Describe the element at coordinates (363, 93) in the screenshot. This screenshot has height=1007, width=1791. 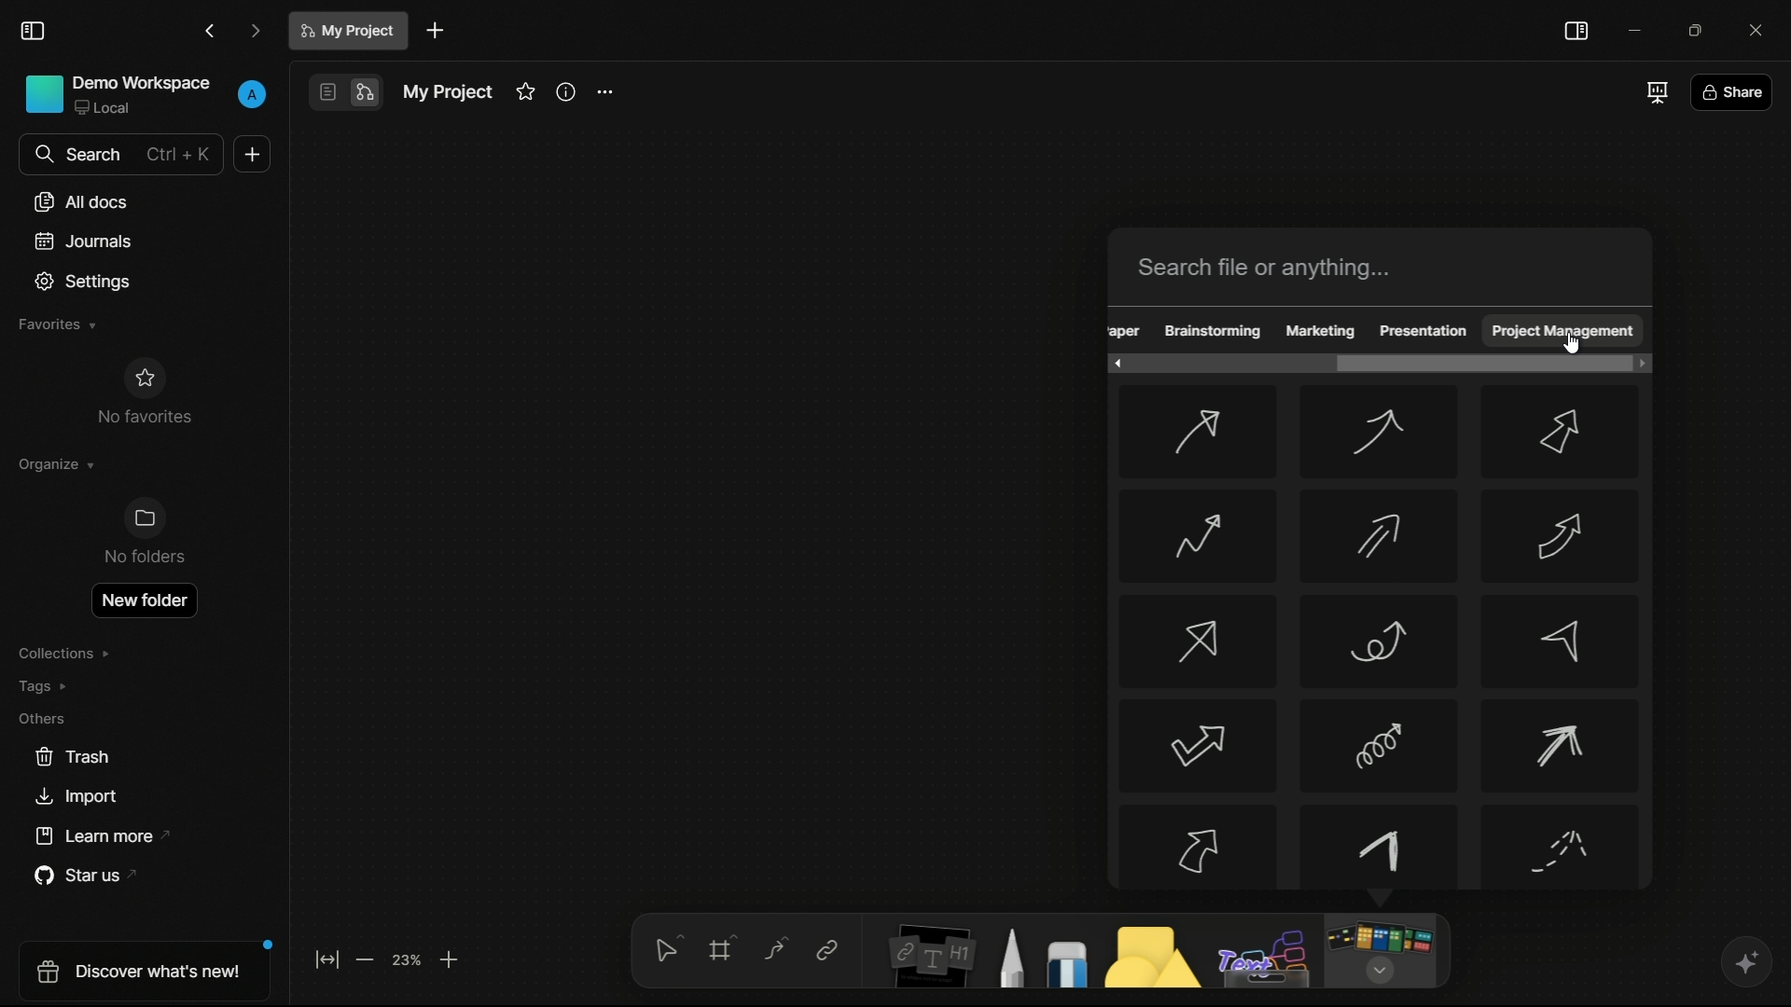
I see `edgeless mode` at that location.